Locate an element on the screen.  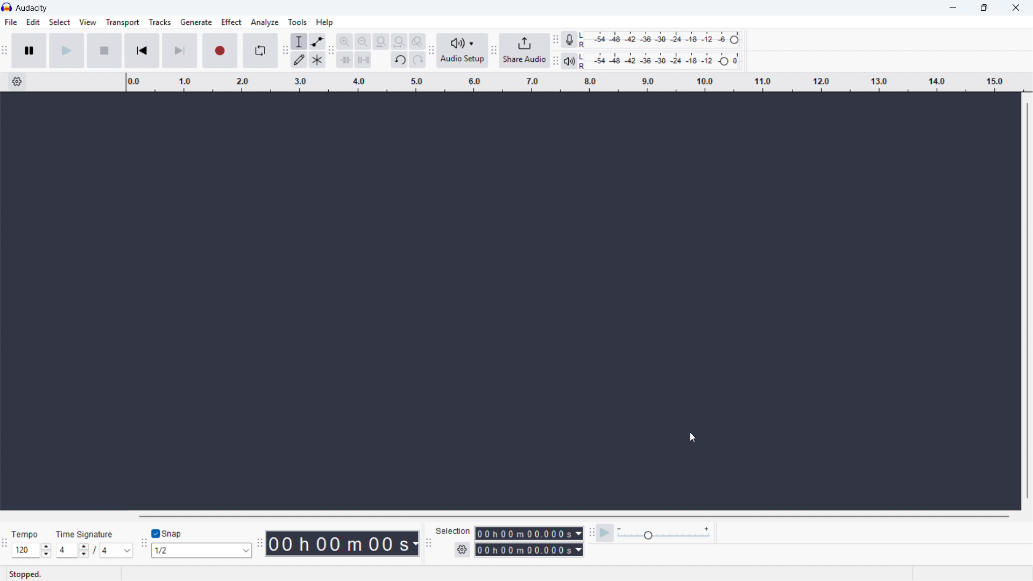
silence audio selection is located at coordinates (363, 60).